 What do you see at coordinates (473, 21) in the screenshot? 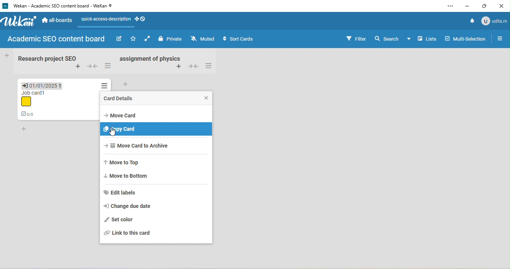
I see `notification` at bounding box center [473, 21].